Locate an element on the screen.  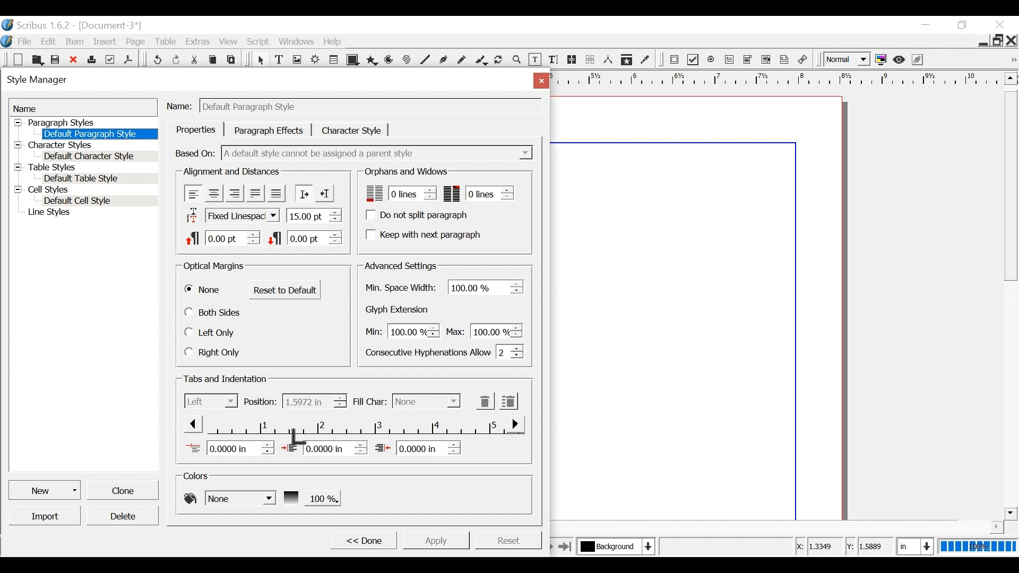
Freehand line is located at coordinates (463, 61).